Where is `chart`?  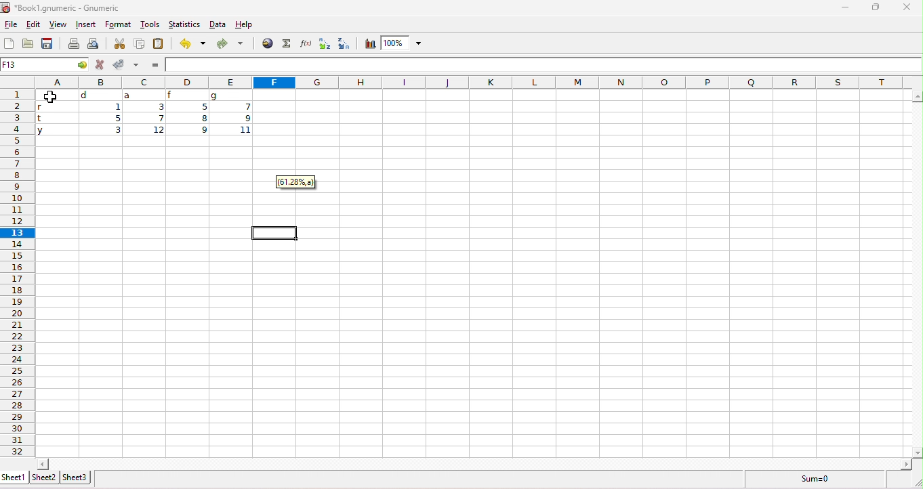
chart is located at coordinates (368, 43).